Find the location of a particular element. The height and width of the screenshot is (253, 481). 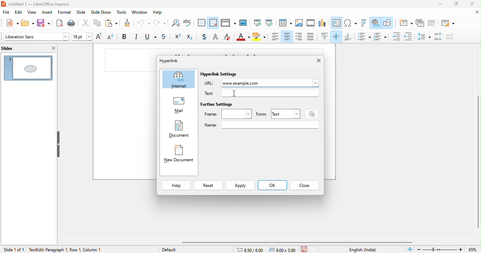

slide layout is located at coordinates (447, 22).